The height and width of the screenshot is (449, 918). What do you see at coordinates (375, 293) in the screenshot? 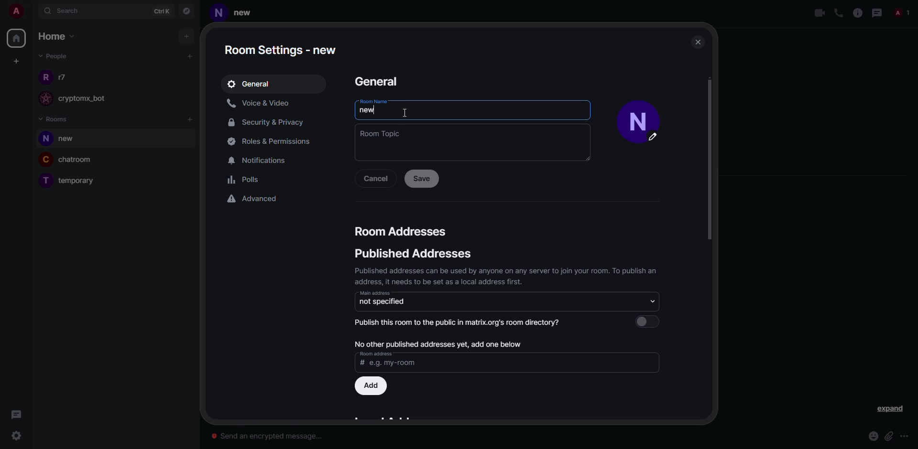
I see `main address` at bounding box center [375, 293].